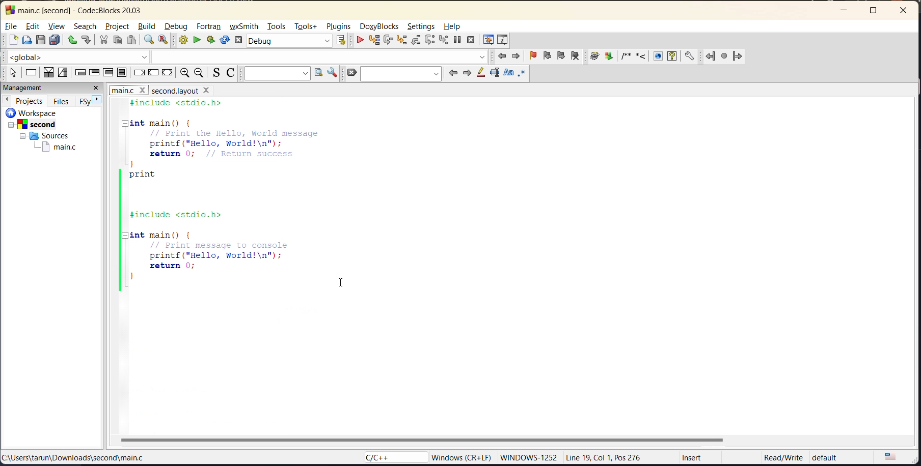  I want to click on debug/continue, so click(359, 41).